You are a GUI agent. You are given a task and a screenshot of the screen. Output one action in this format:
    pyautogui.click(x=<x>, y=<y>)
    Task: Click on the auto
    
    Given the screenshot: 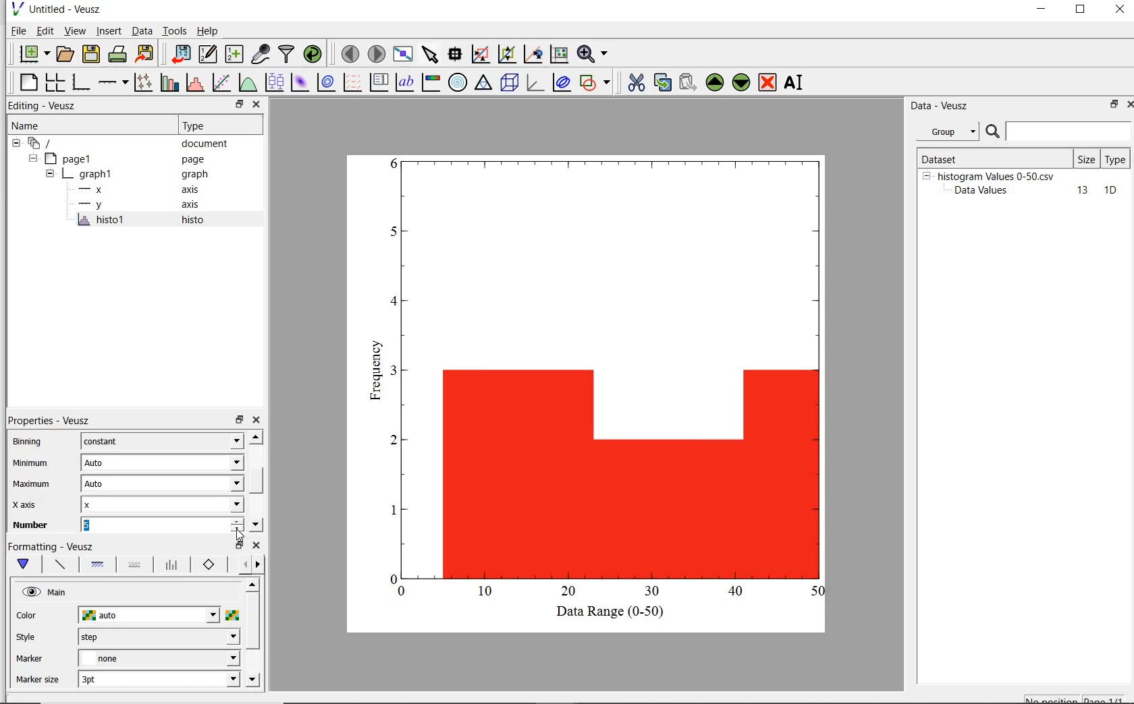 What is the action you would take?
    pyautogui.click(x=161, y=484)
    